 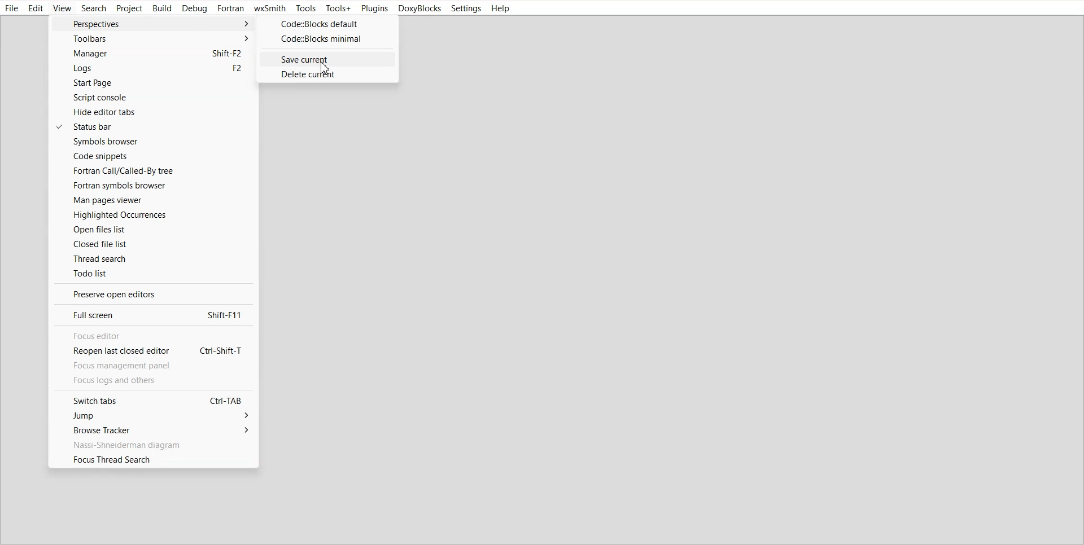 I want to click on Switch tabs, so click(x=151, y=399).